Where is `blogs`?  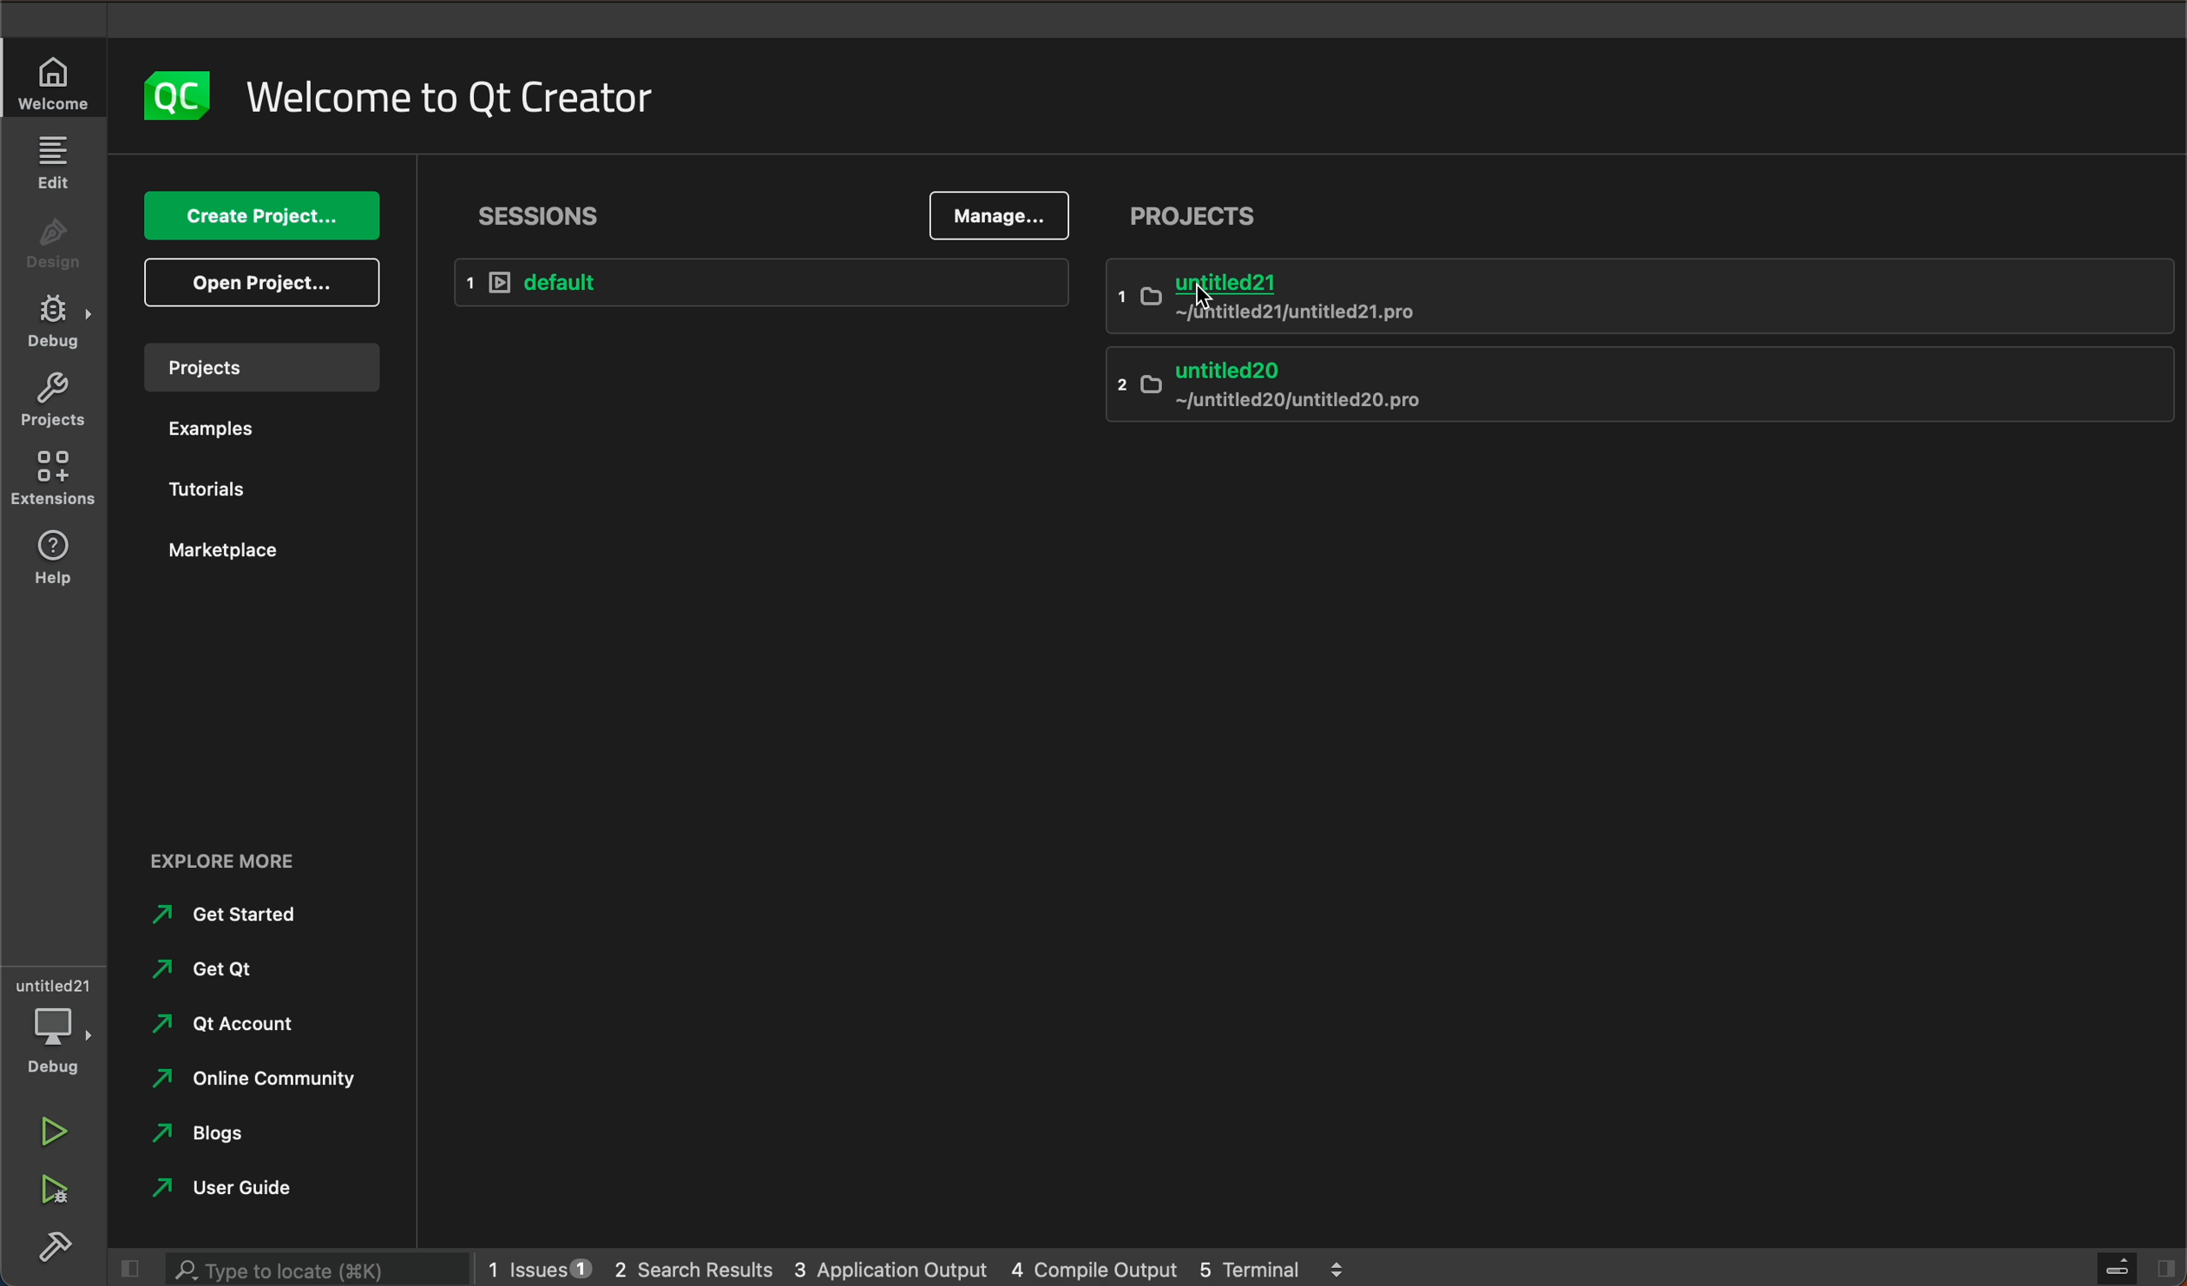 blogs is located at coordinates (211, 1135).